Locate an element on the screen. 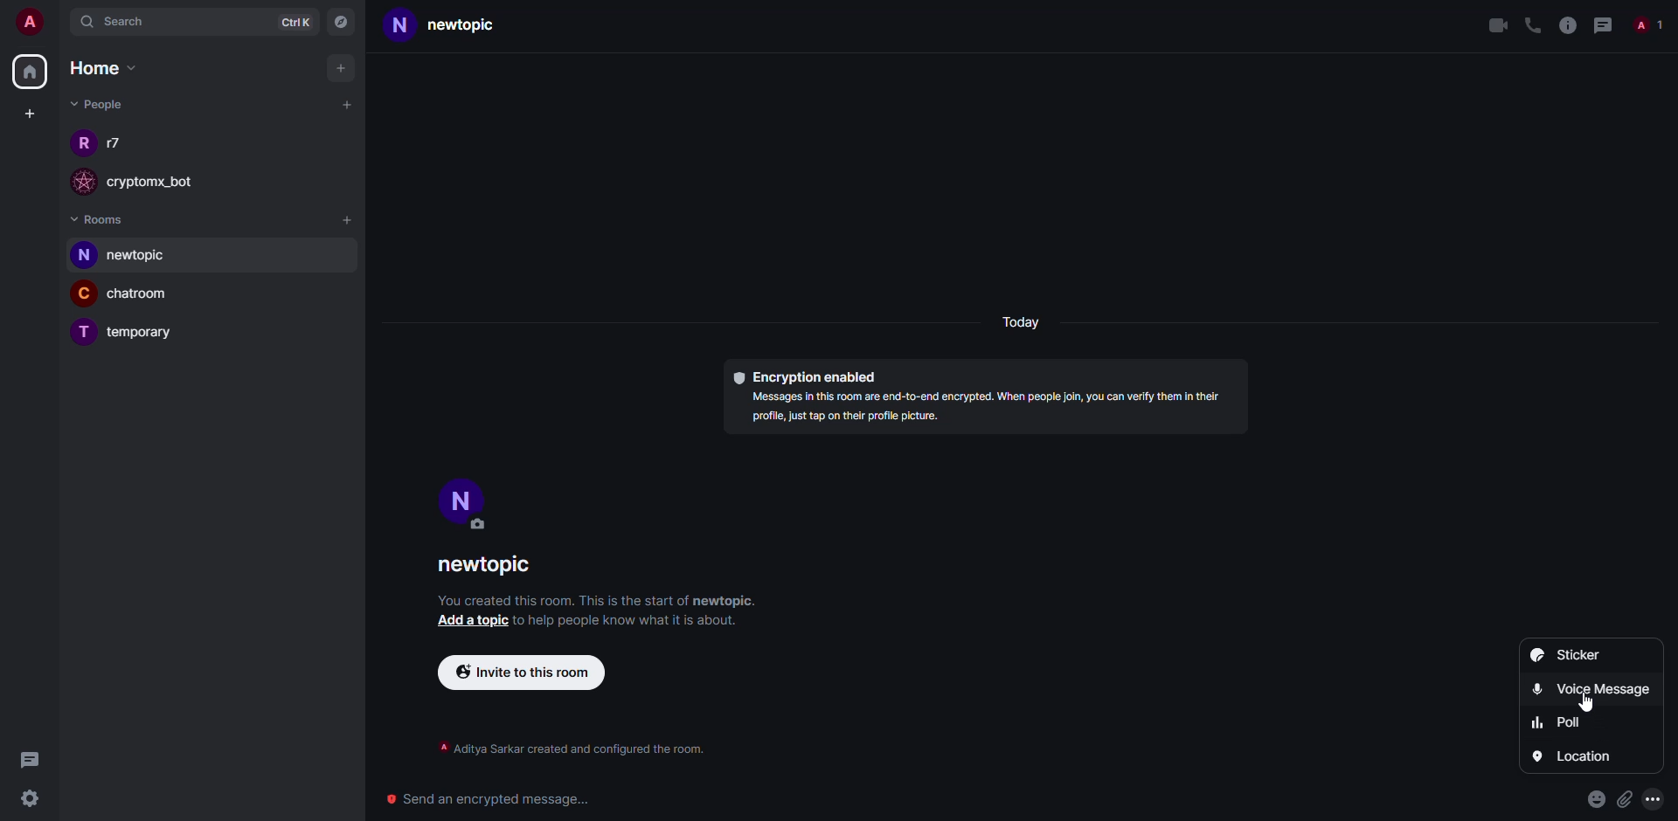  info is located at coordinates (598, 600).